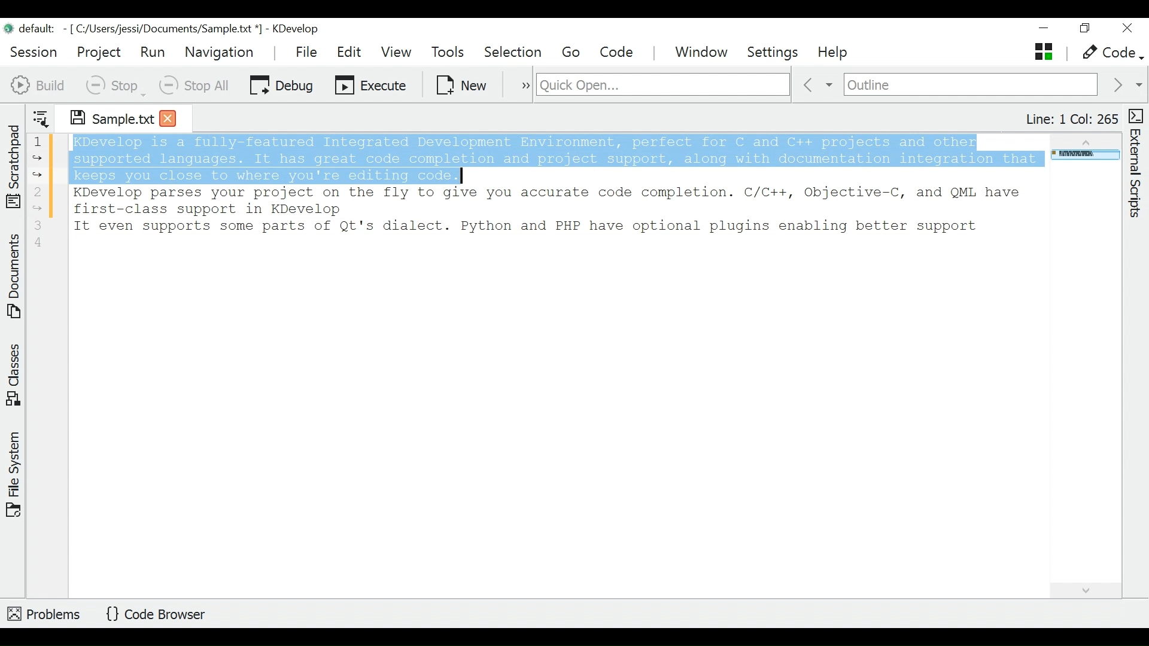  Describe the element at coordinates (104, 116) in the screenshot. I see `Sample.txt` at that location.